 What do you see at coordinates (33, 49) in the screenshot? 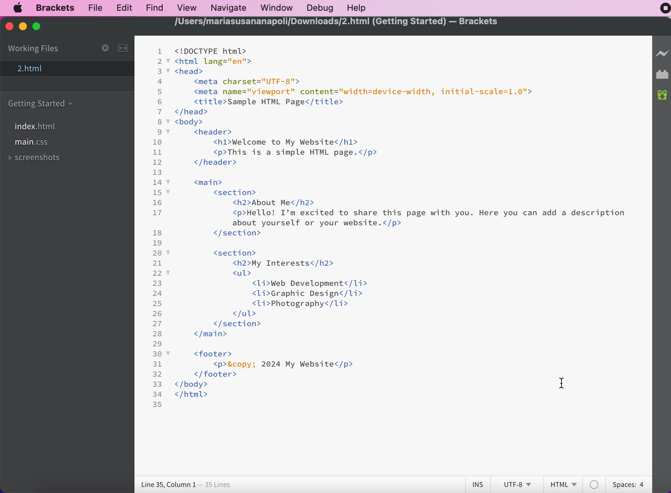
I see `working files` at bounding box center [33, 49].